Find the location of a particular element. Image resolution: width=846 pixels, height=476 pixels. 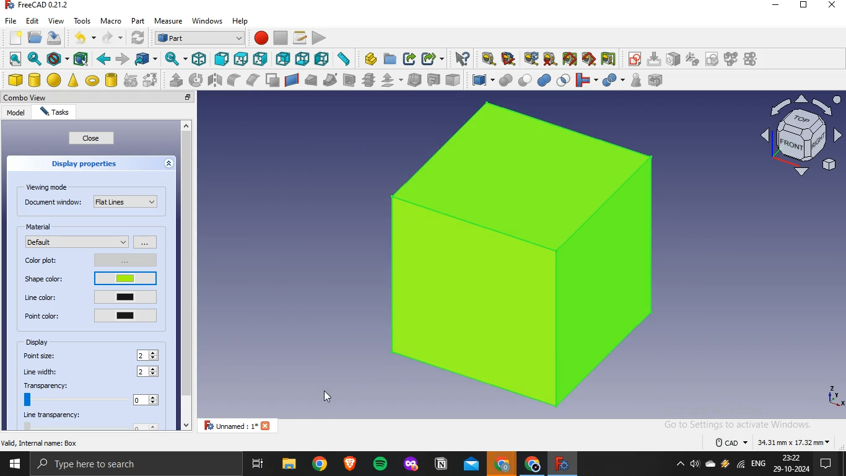

workbench is located at coordinates (199, 37).